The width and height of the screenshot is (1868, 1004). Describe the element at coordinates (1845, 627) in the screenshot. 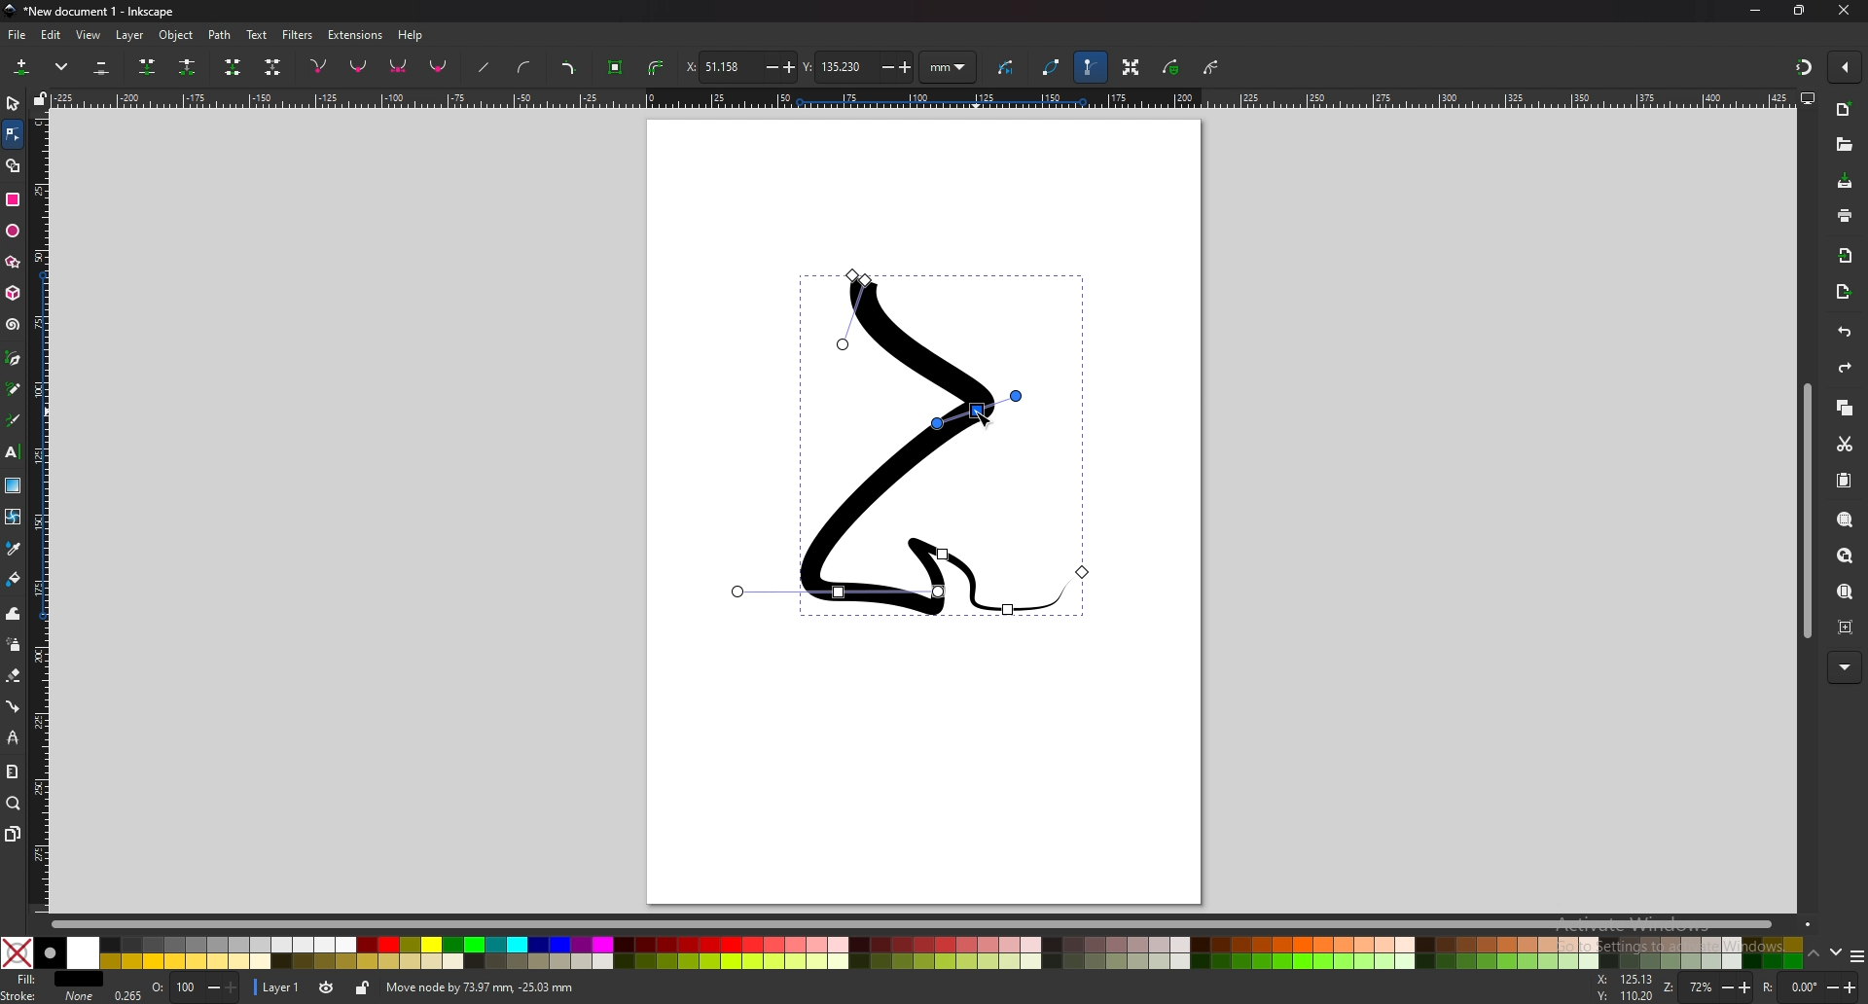

I see `zoom center page` at that location.